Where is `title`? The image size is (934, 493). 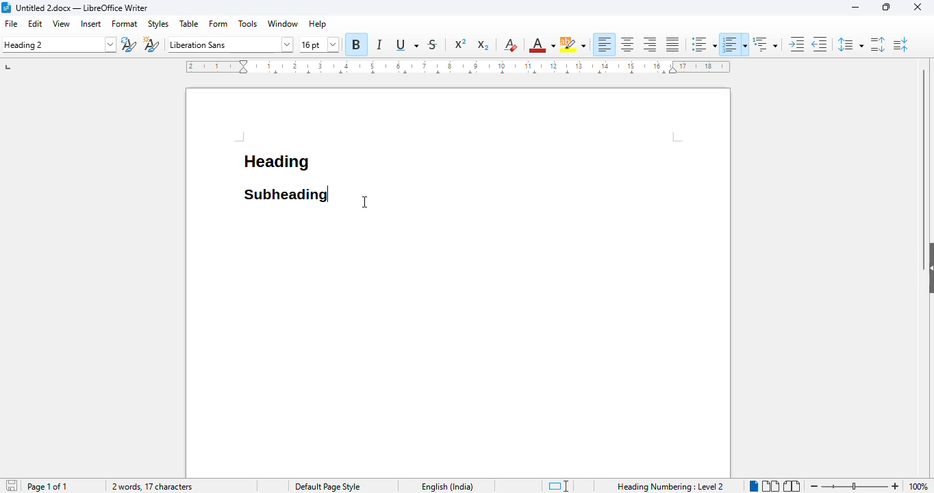
title is located at coordinates (82, 8).